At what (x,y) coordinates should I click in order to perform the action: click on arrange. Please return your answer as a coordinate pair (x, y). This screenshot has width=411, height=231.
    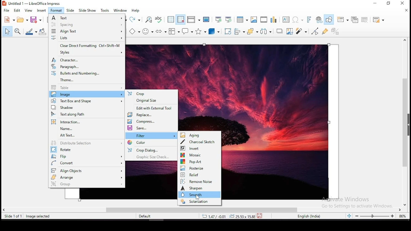
    Looking at the image, I should click on (252, 31).